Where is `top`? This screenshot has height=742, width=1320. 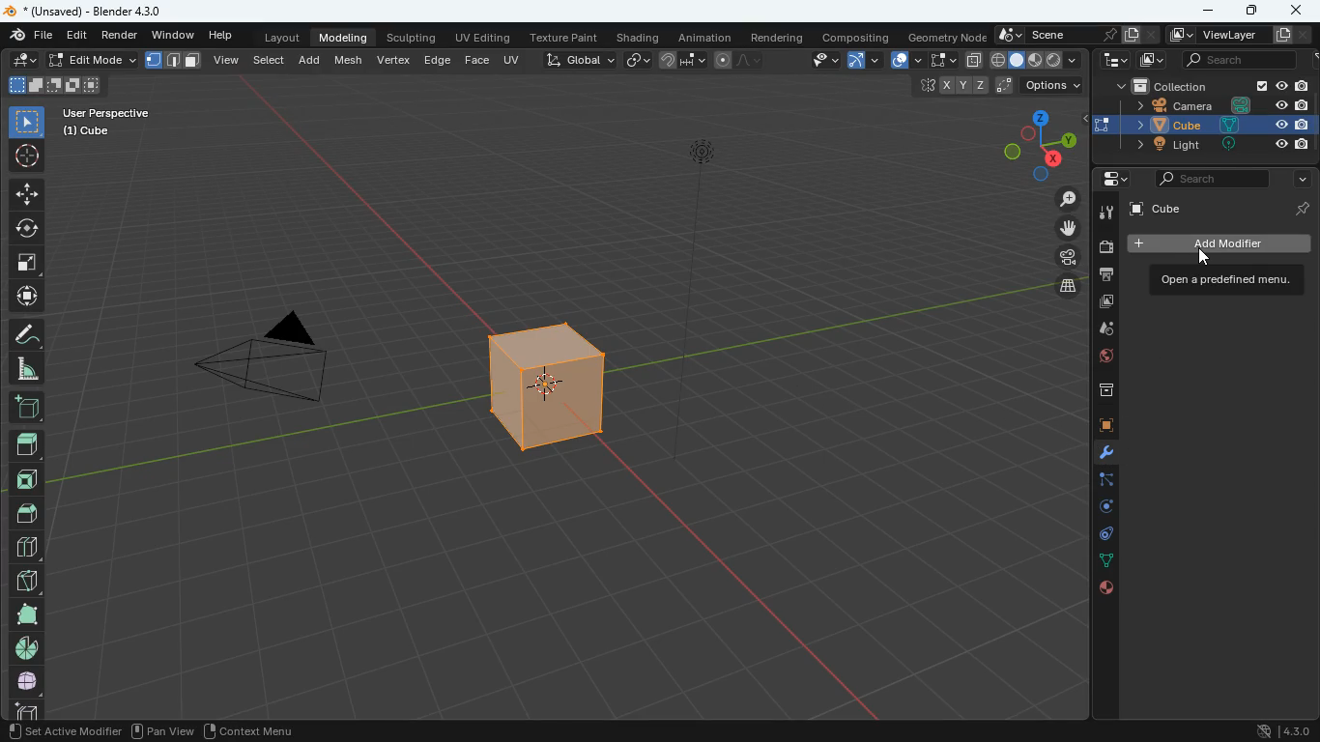
top is located at coordinates (28, 511).